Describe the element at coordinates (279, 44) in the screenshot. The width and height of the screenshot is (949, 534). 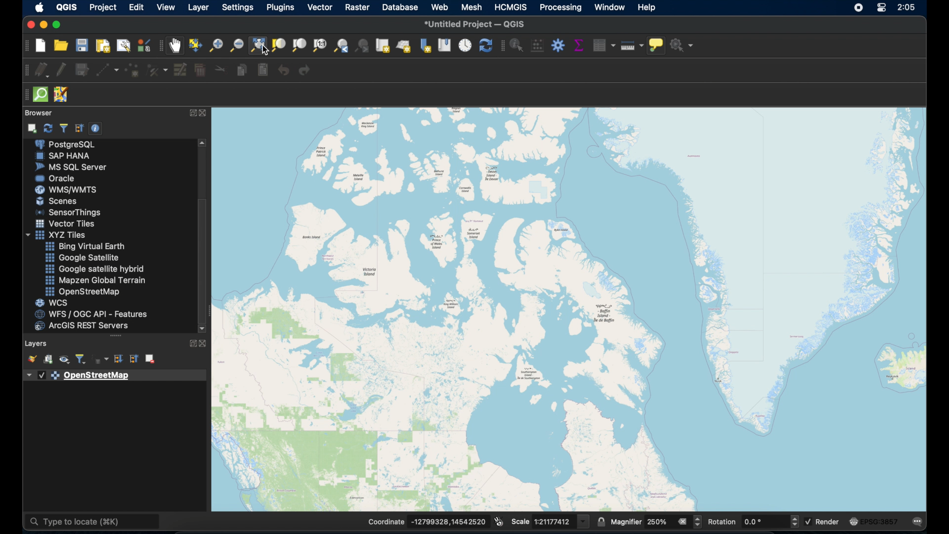
I see `zoom to layer` at that location.